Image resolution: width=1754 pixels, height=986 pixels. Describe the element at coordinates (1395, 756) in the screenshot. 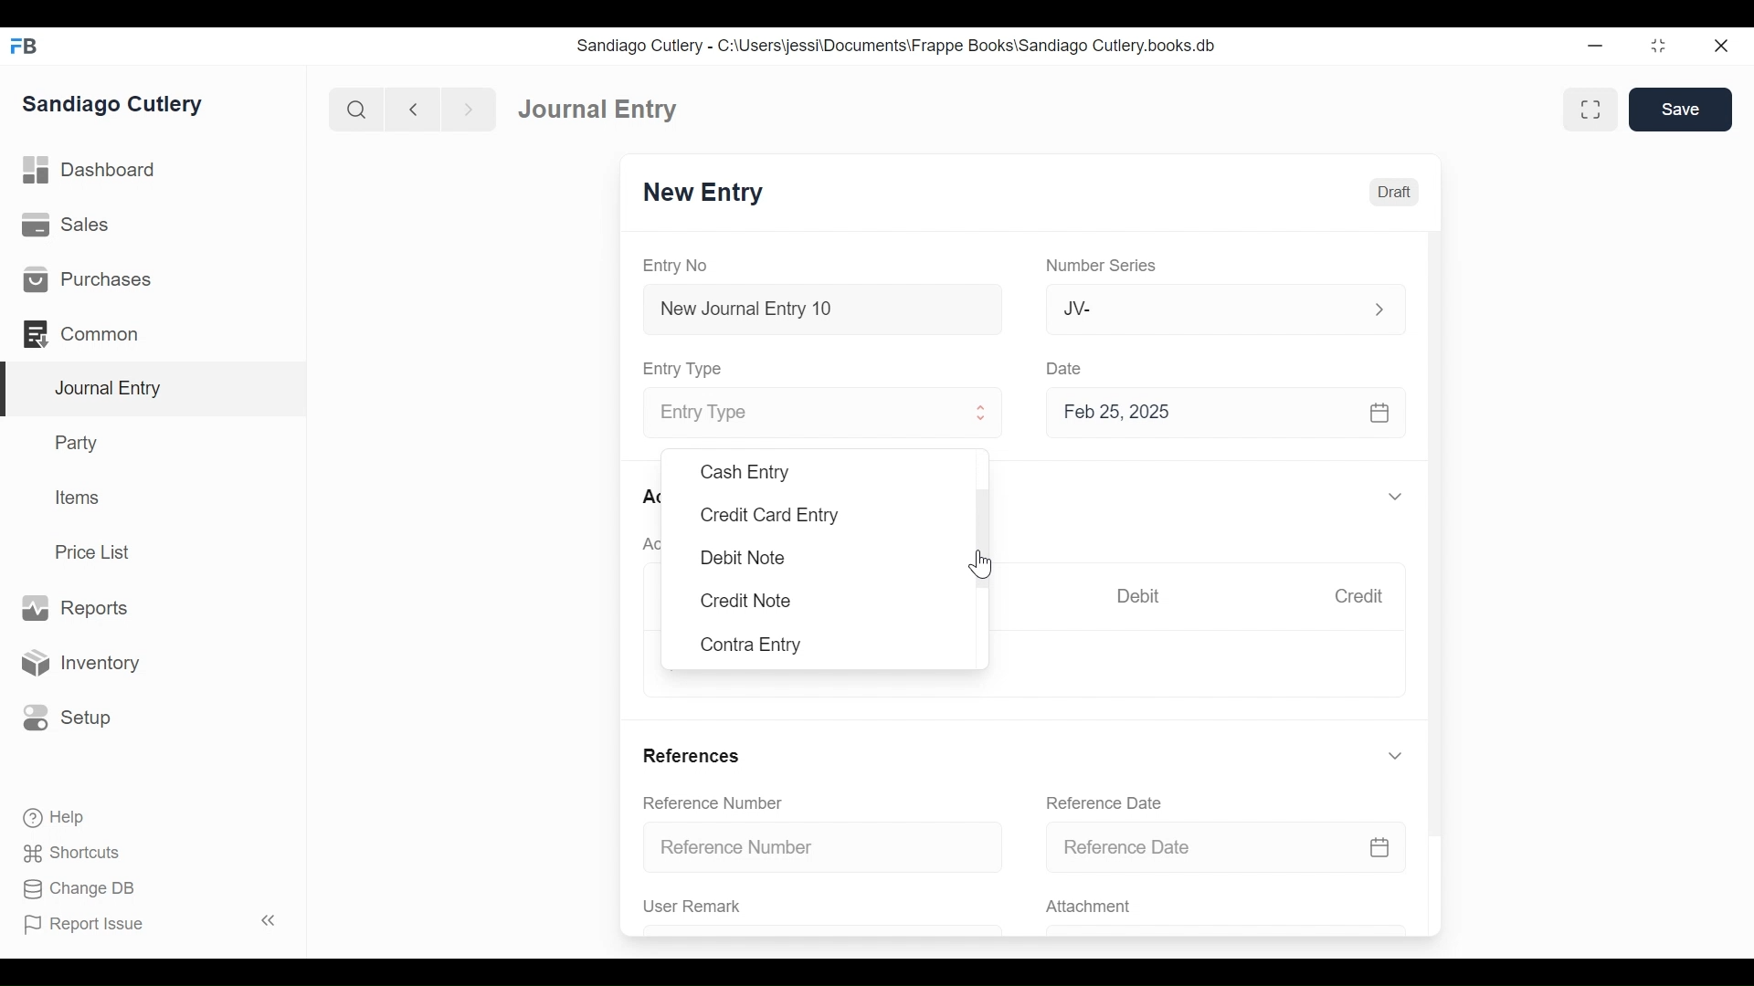

I see `Expand` at that location.